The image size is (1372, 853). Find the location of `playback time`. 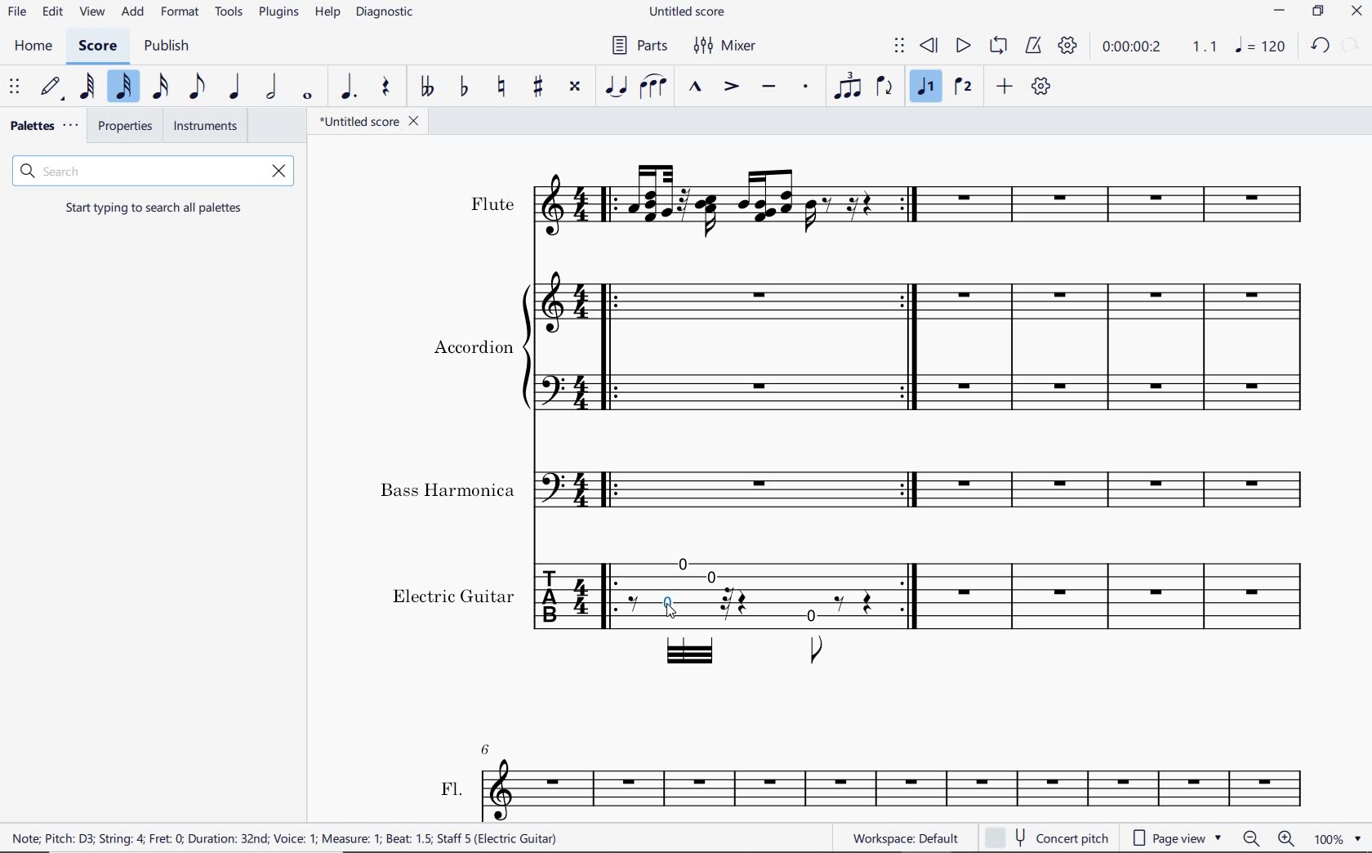

playback time is located at coordinates (1134, 49).